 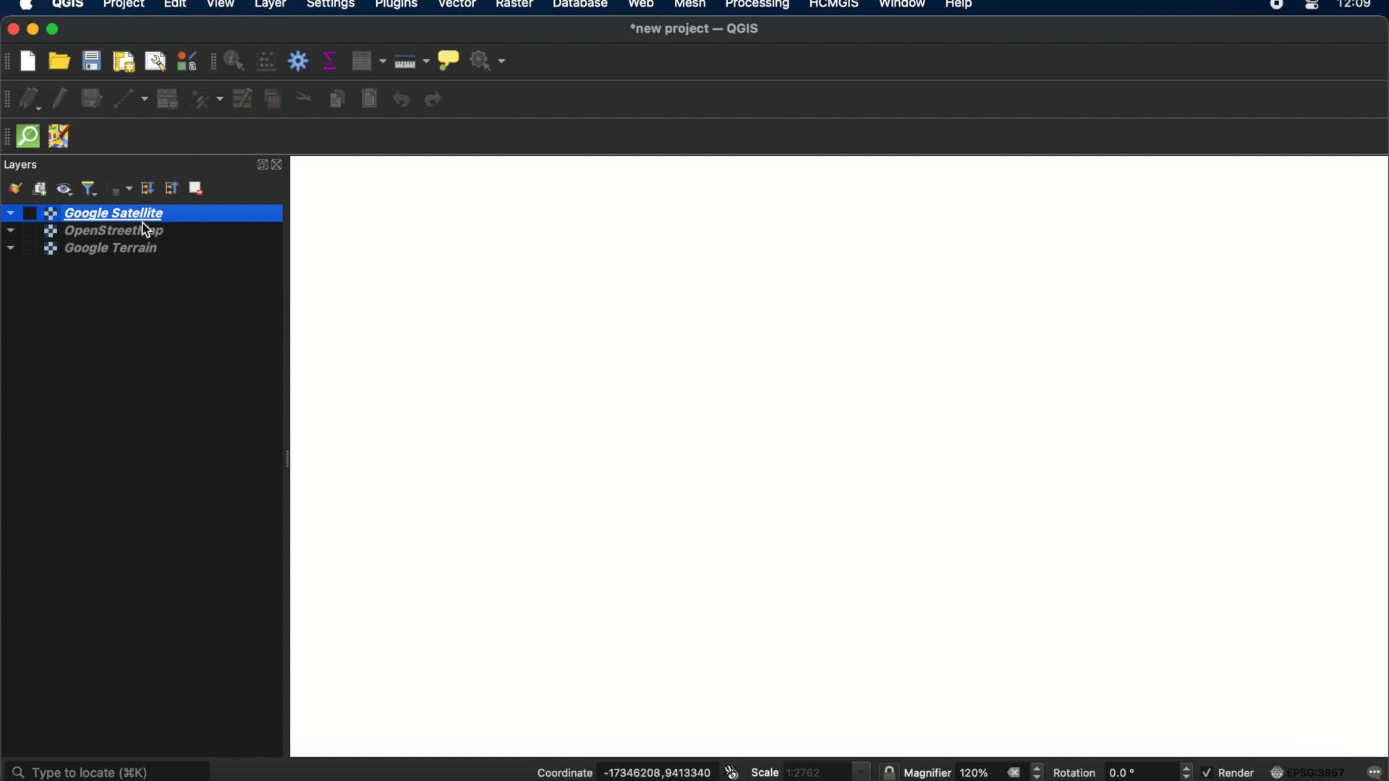 I want to click on attributes toolbar, so click(x=211, y=62).